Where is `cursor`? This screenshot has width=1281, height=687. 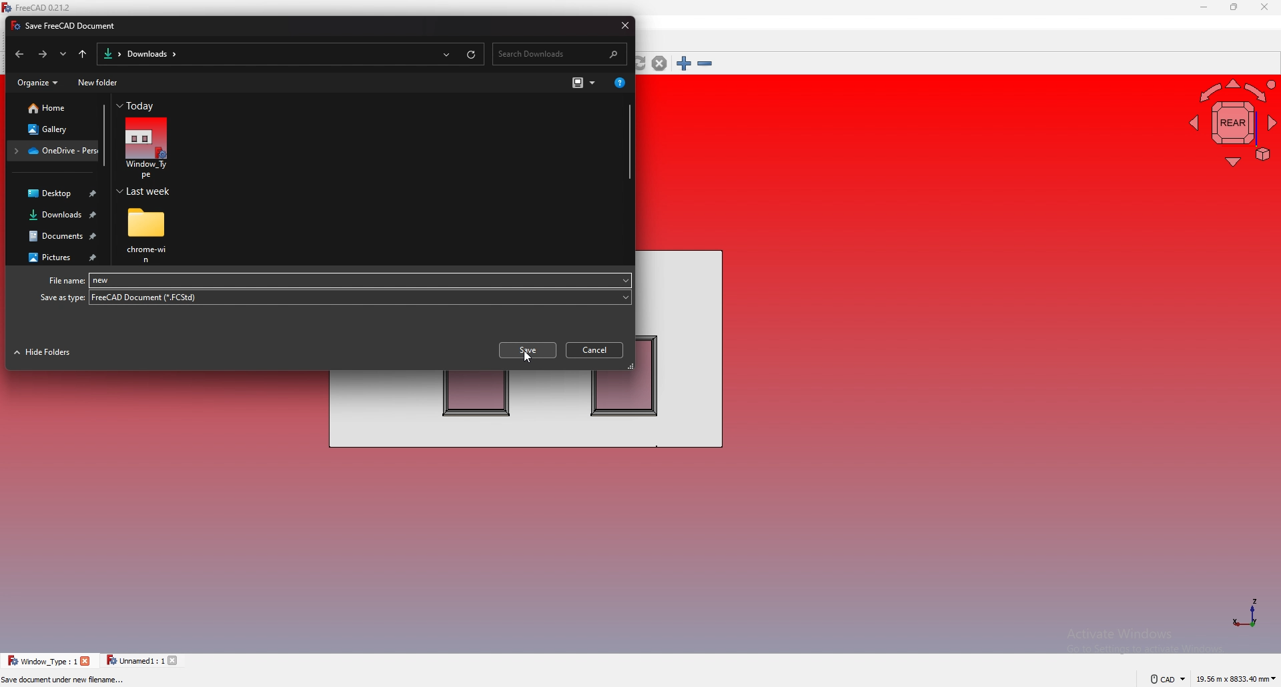 cursor is located at coordinates (529, 358).